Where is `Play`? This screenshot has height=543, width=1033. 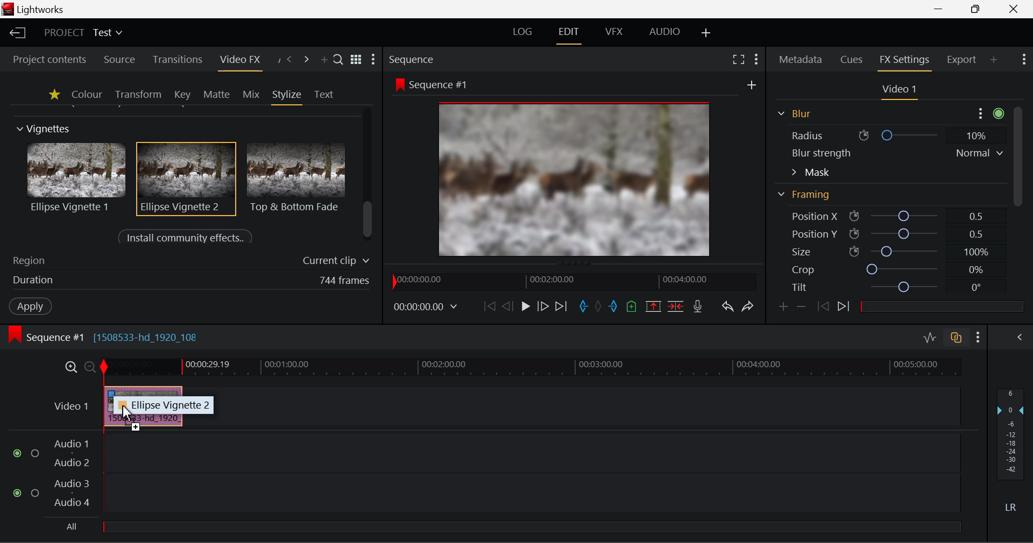
Play is located at coordinates (524, 306).